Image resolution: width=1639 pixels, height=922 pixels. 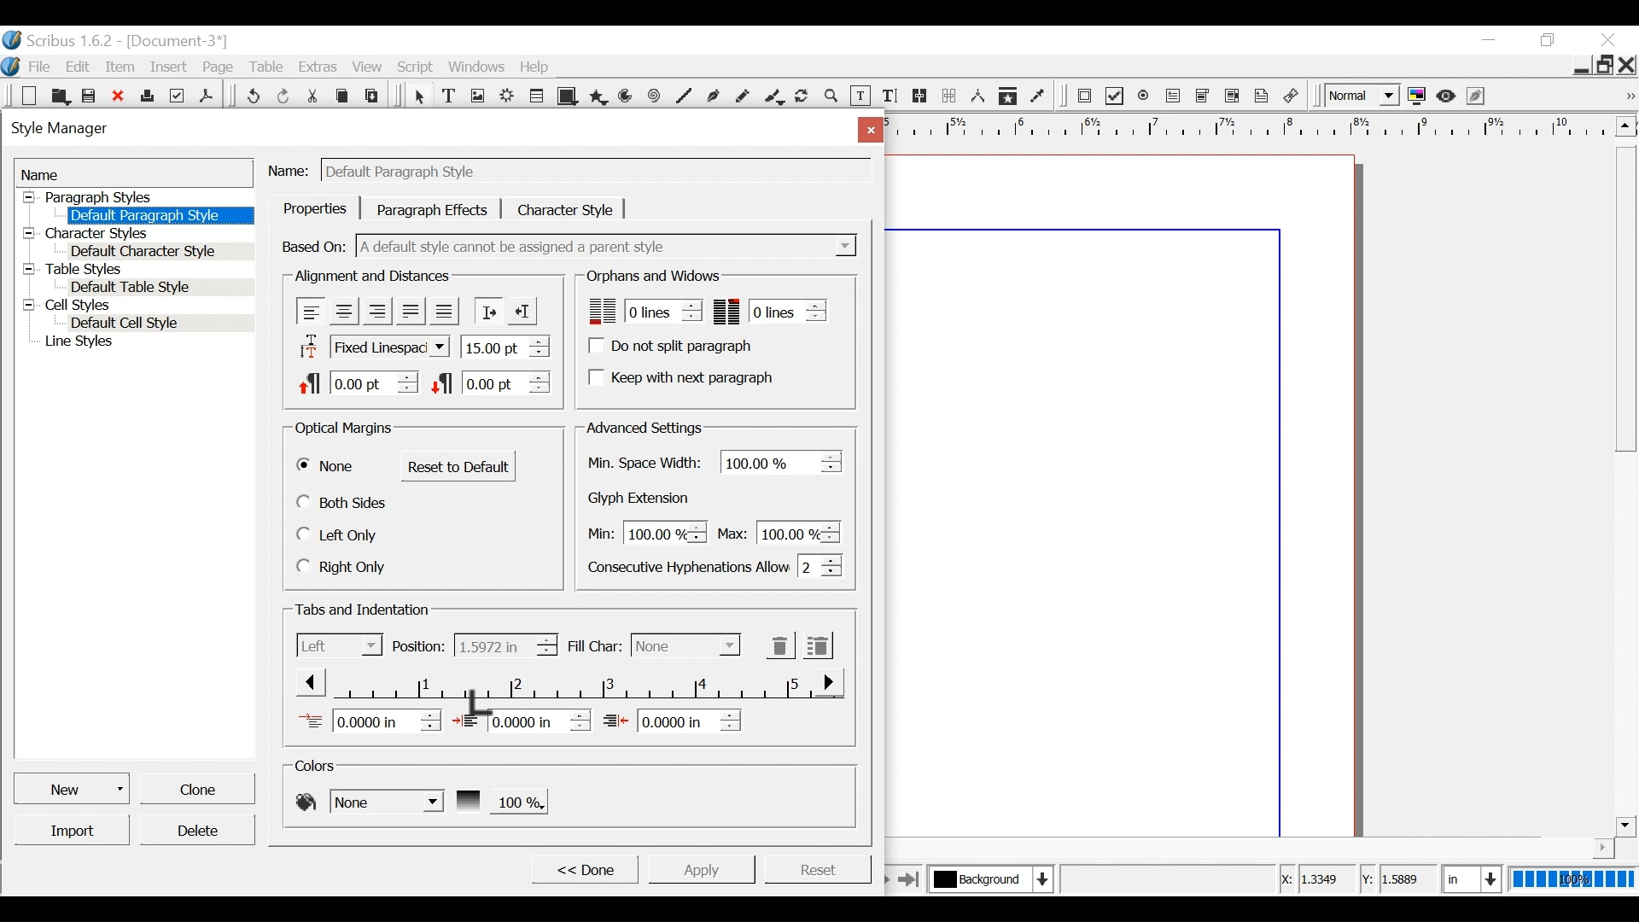 I want to click on Close, so click(x=120, y=96).